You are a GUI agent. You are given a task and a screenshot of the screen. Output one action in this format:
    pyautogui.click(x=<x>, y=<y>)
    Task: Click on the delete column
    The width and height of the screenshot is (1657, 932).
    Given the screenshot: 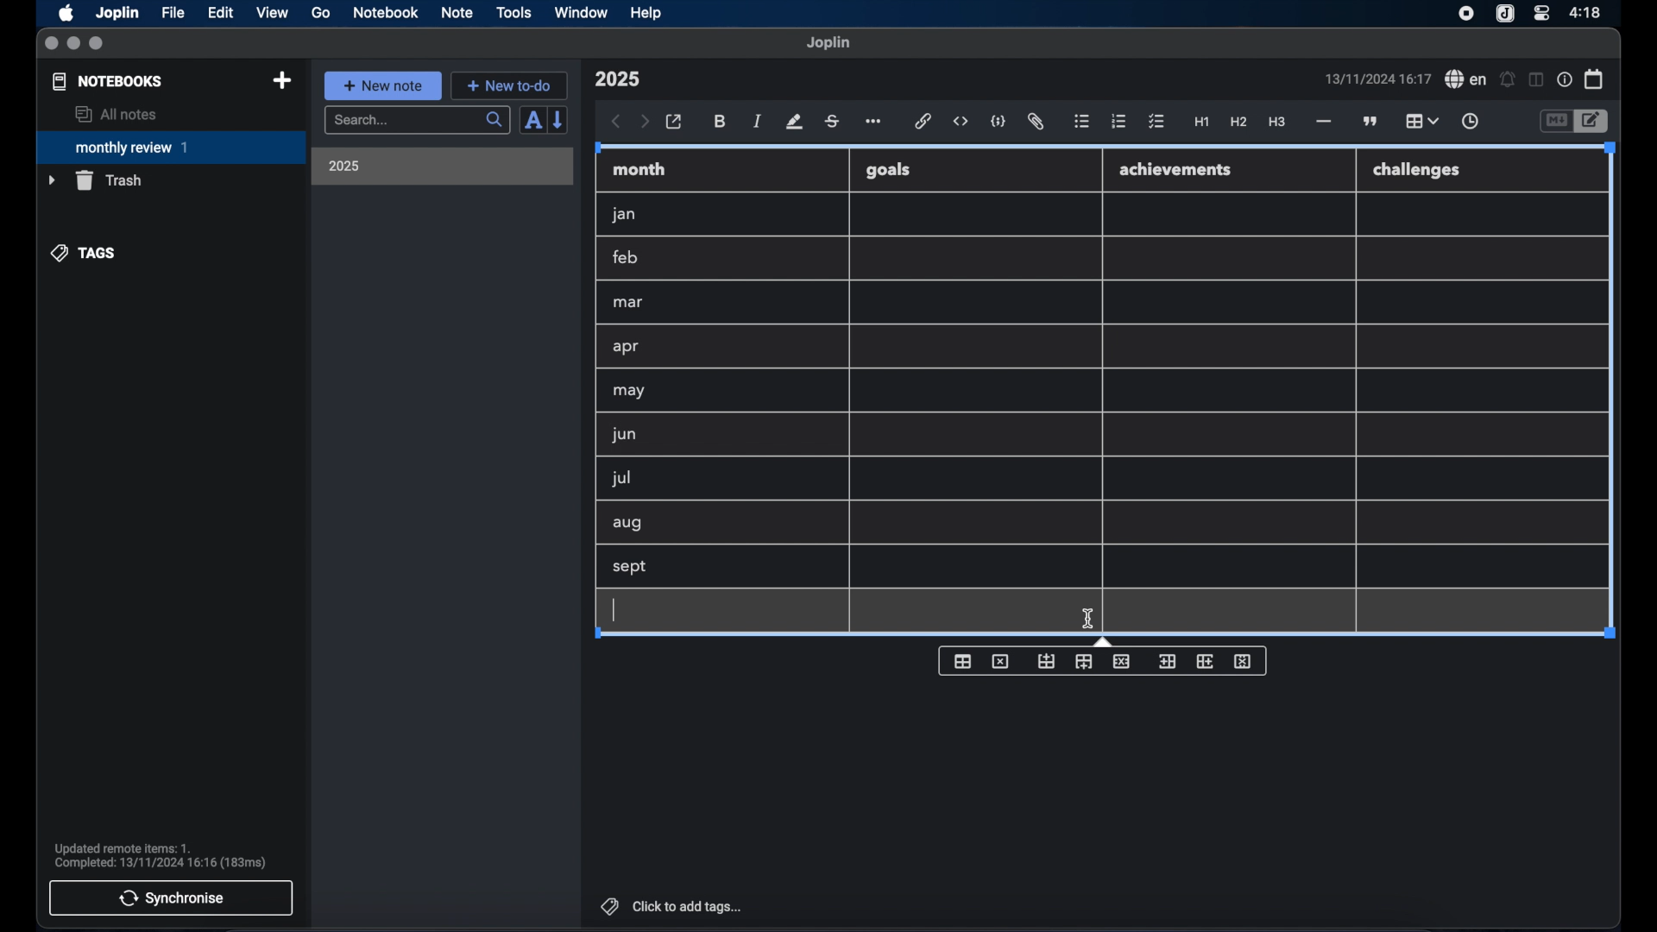 What is the action you would take?
    pyautogui.click(x=1244, y=662)
    